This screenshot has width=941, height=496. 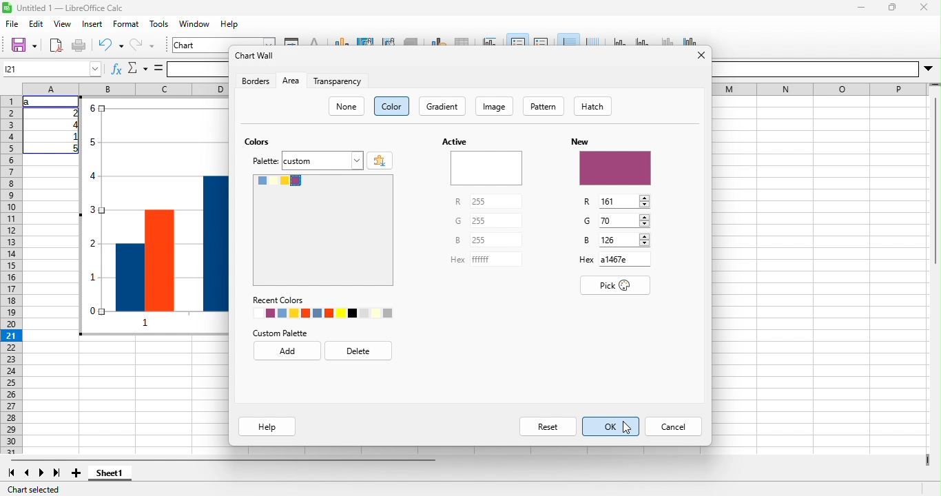 What do you see at coordinates (618, 220) in the screenshot?
I see `Input G value` at bounding box center [618, 220].